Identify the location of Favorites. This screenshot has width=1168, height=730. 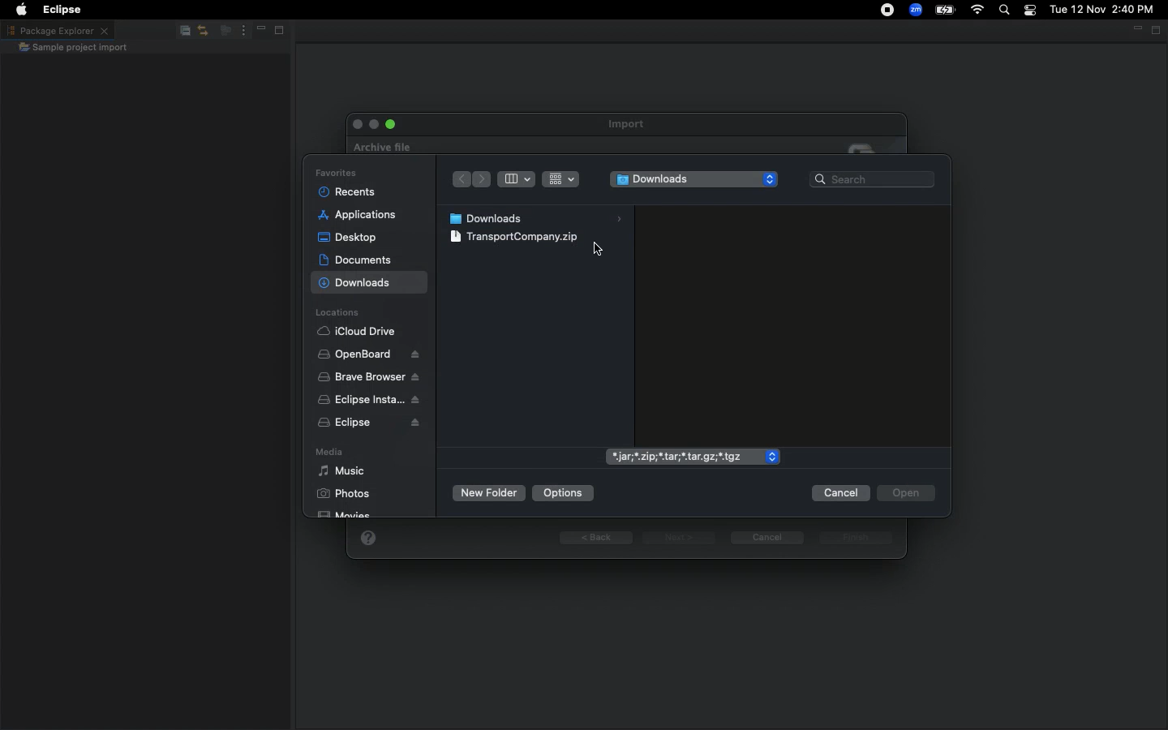
(333, 173).